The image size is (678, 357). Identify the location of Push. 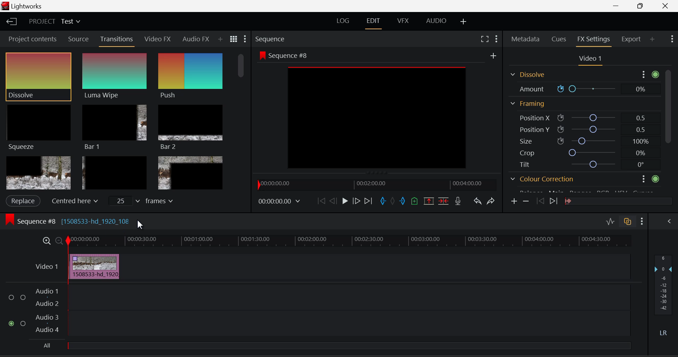
(190, 76).